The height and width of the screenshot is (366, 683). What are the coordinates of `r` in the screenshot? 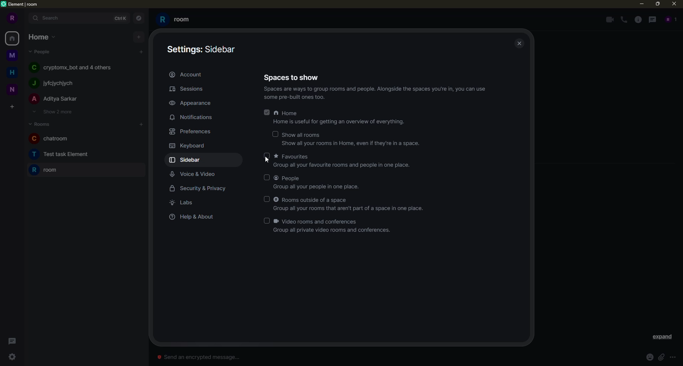 It's located at (11, 18).